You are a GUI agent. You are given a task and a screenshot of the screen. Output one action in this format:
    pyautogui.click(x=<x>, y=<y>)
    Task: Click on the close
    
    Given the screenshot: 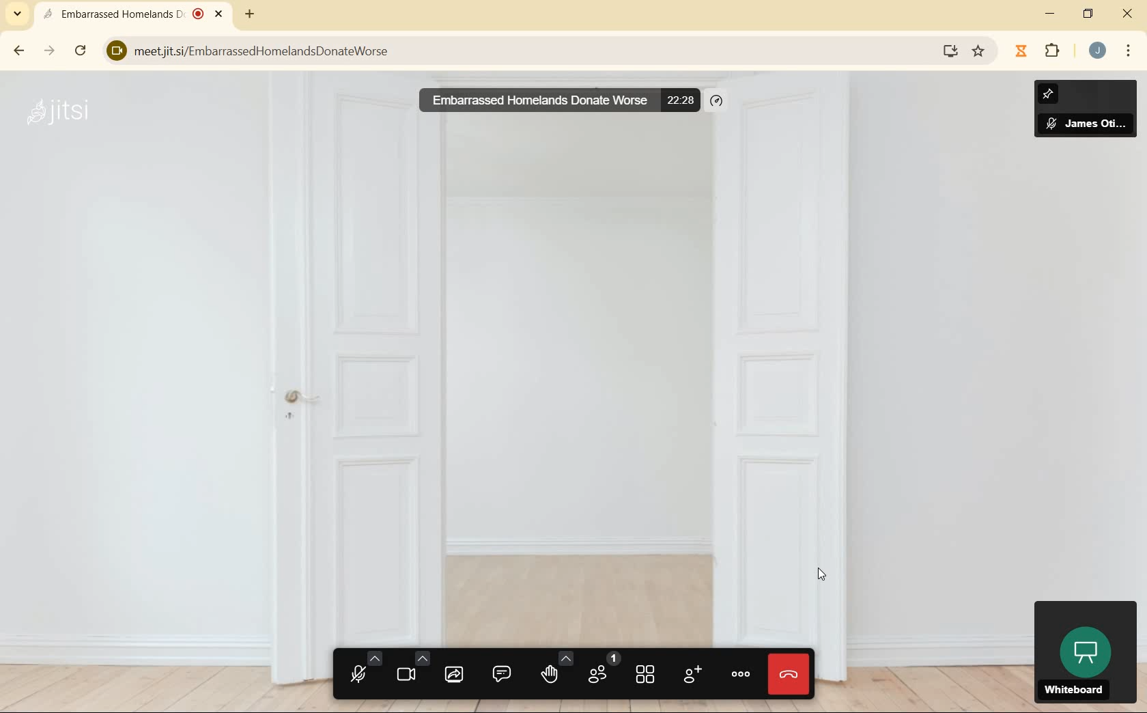 What is the action you would take?
    pyautogui.click(x=1127, y=14)
    